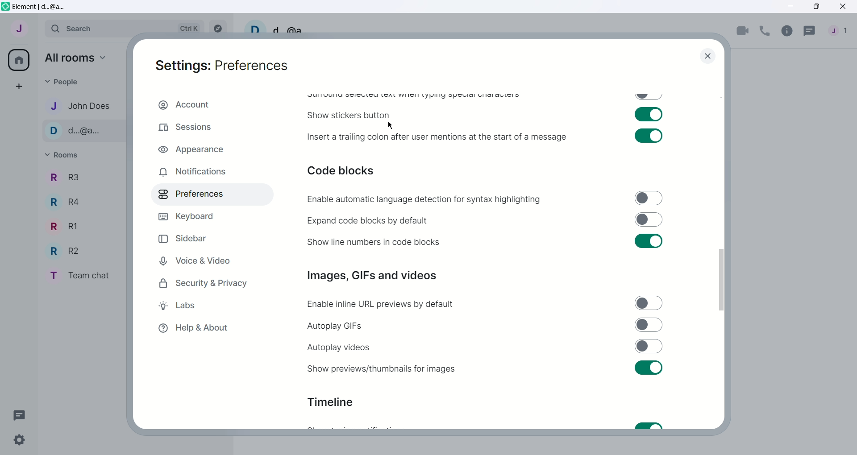 Image resolution: width=857 pixels, height=455 pixels. Describe the element at coordinates (203, 283) in the screenshot. I see `Security and Privacy` at that location.